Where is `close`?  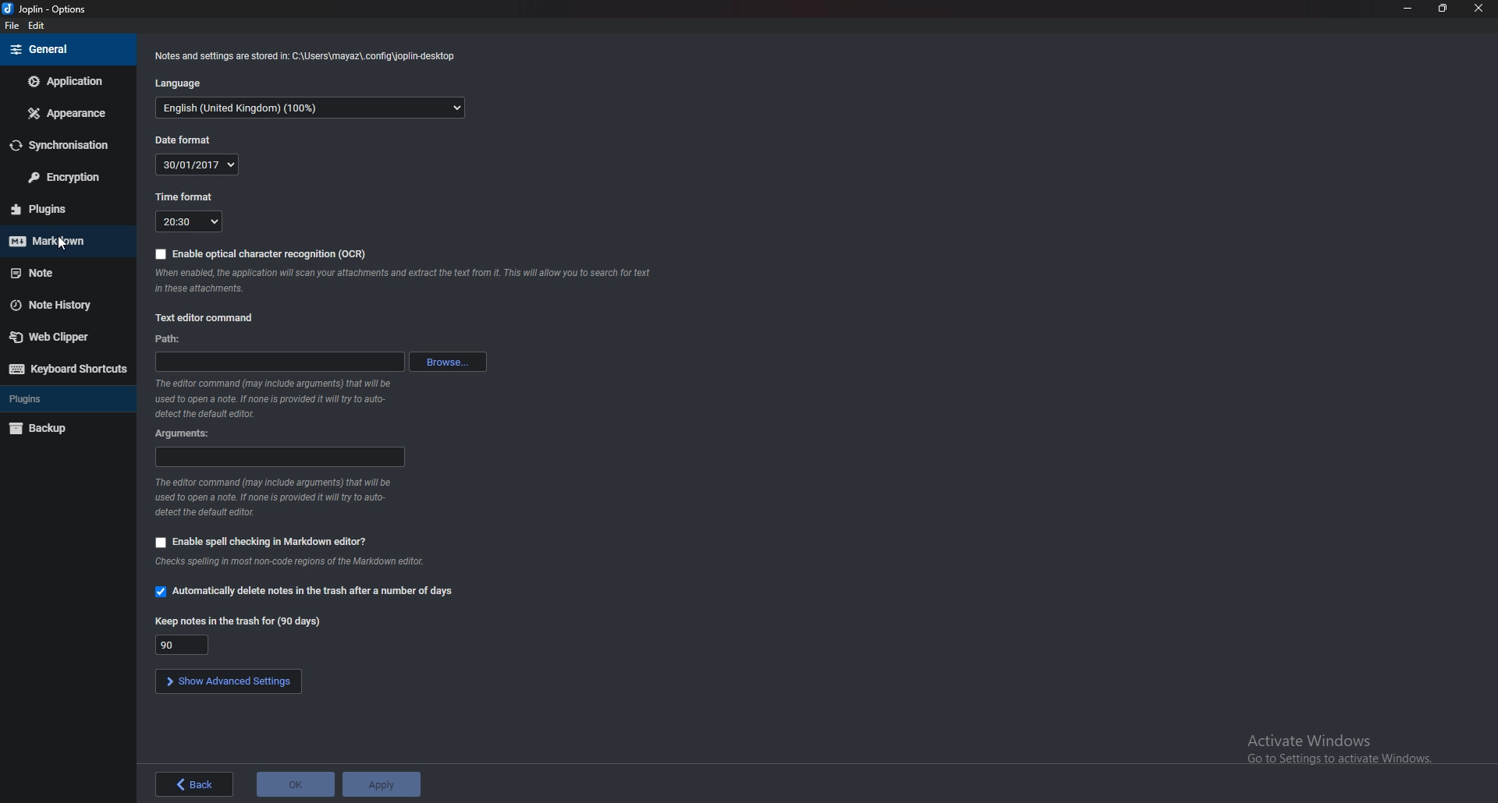
close is located at coordinates (1479, 9).